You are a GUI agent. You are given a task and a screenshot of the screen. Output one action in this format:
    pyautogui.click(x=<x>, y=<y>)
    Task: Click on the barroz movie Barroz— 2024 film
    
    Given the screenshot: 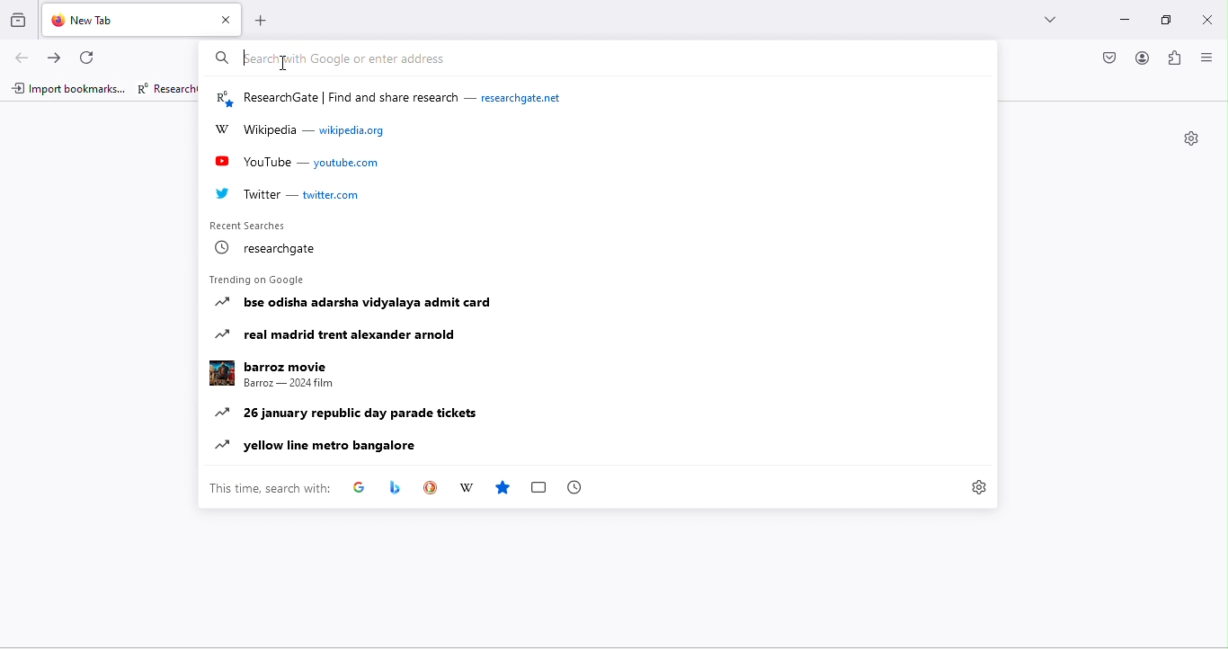 What is the action you would take?
    pyautogui.click(x=276, y=374)
    